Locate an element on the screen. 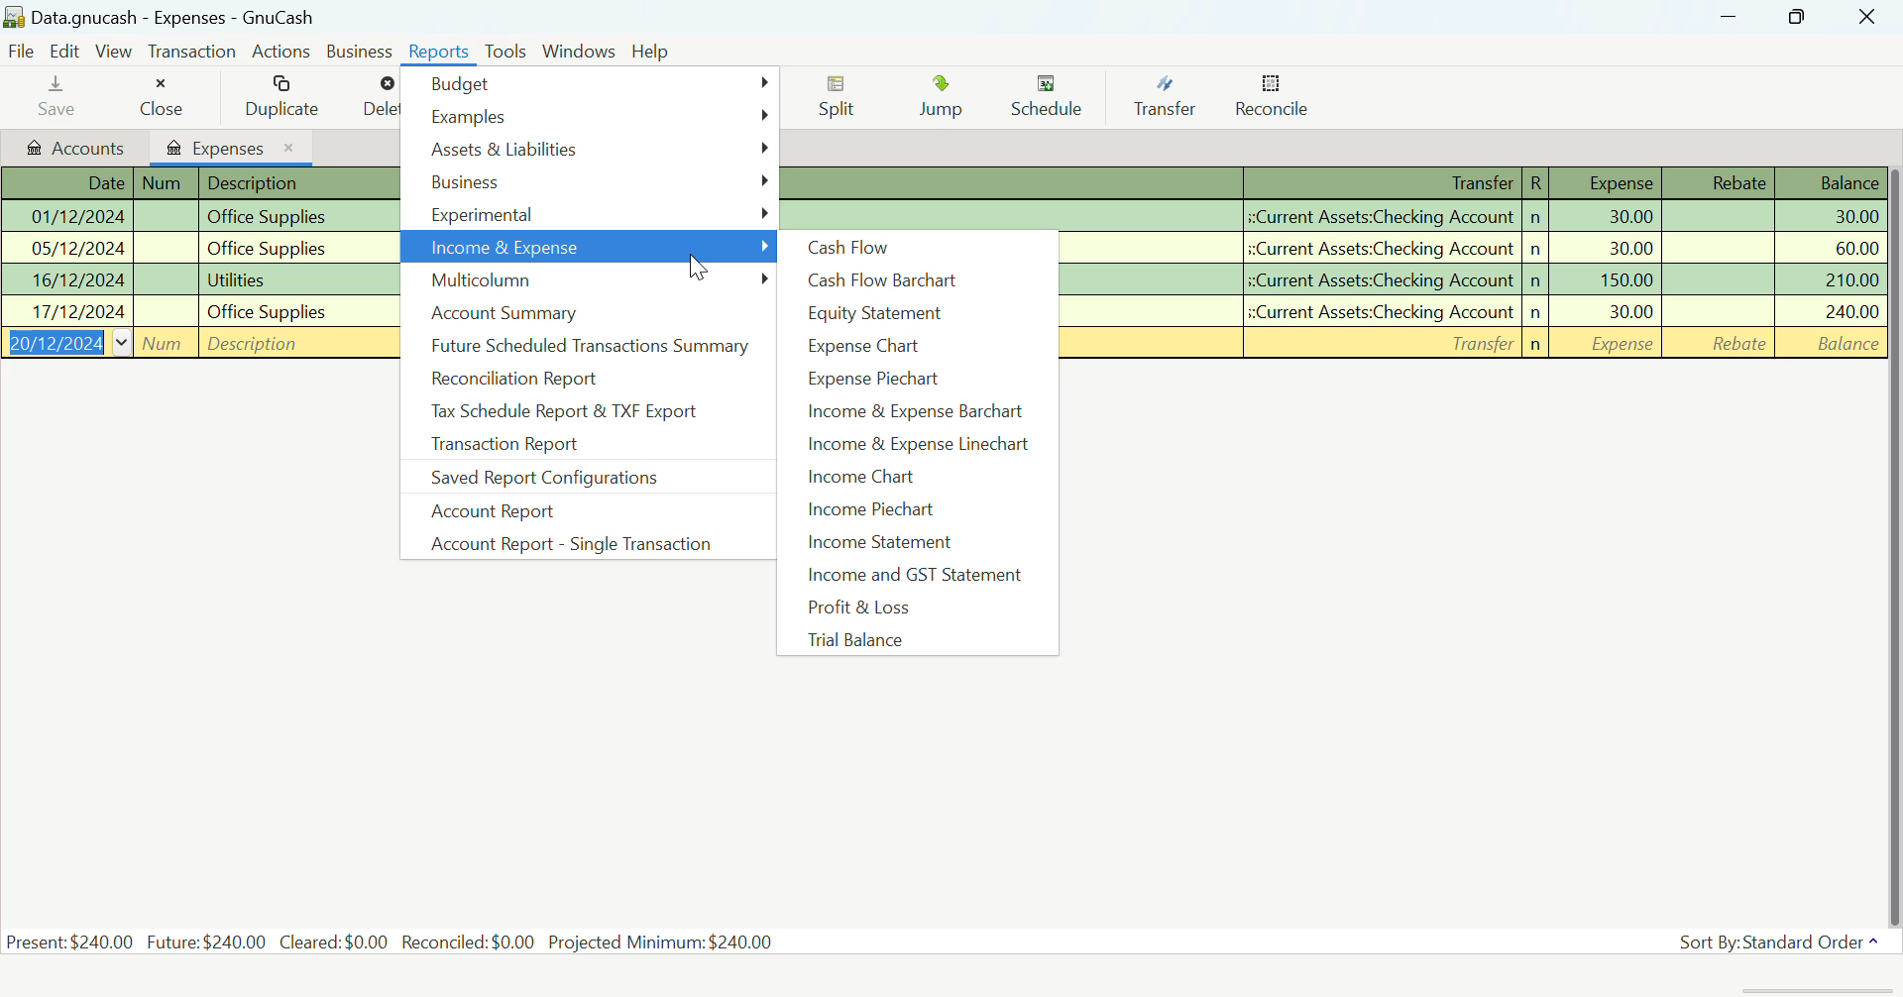 This screenshot has height=997, width=1903. Office Supplies Transaction is located at coordinates (194, 310).